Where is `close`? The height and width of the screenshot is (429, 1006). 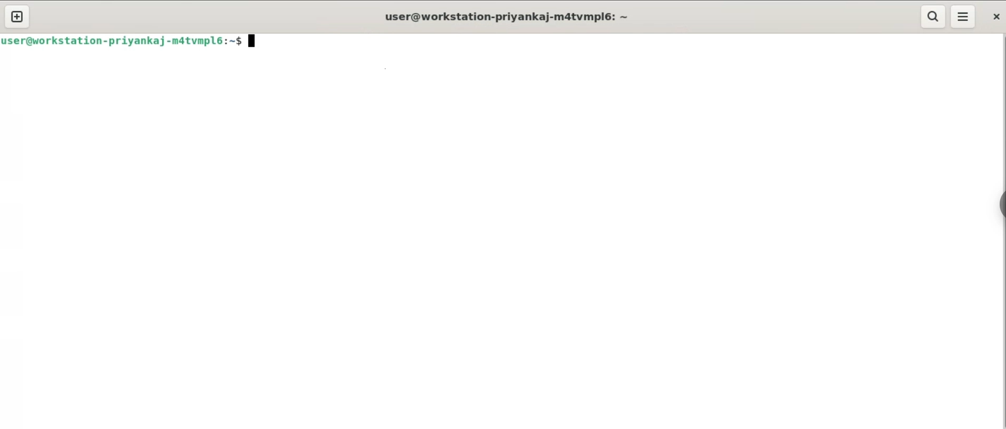
close is located at coordinates (995, 16).